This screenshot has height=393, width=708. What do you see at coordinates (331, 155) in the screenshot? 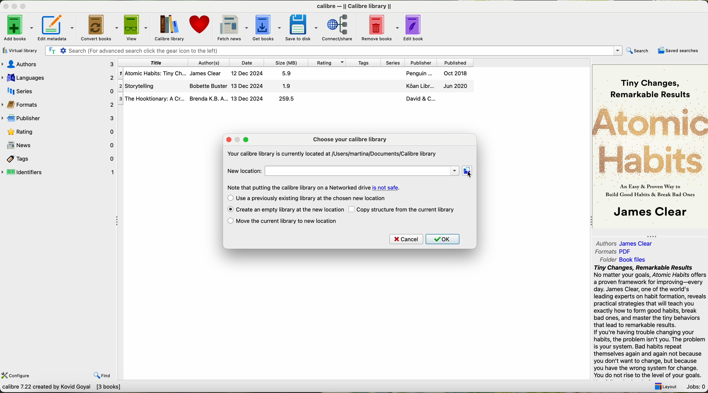
I see `‘Your calibre library Is currently located at /Users/martina/Documents/Calibre library` at bounding box center [331, 155].